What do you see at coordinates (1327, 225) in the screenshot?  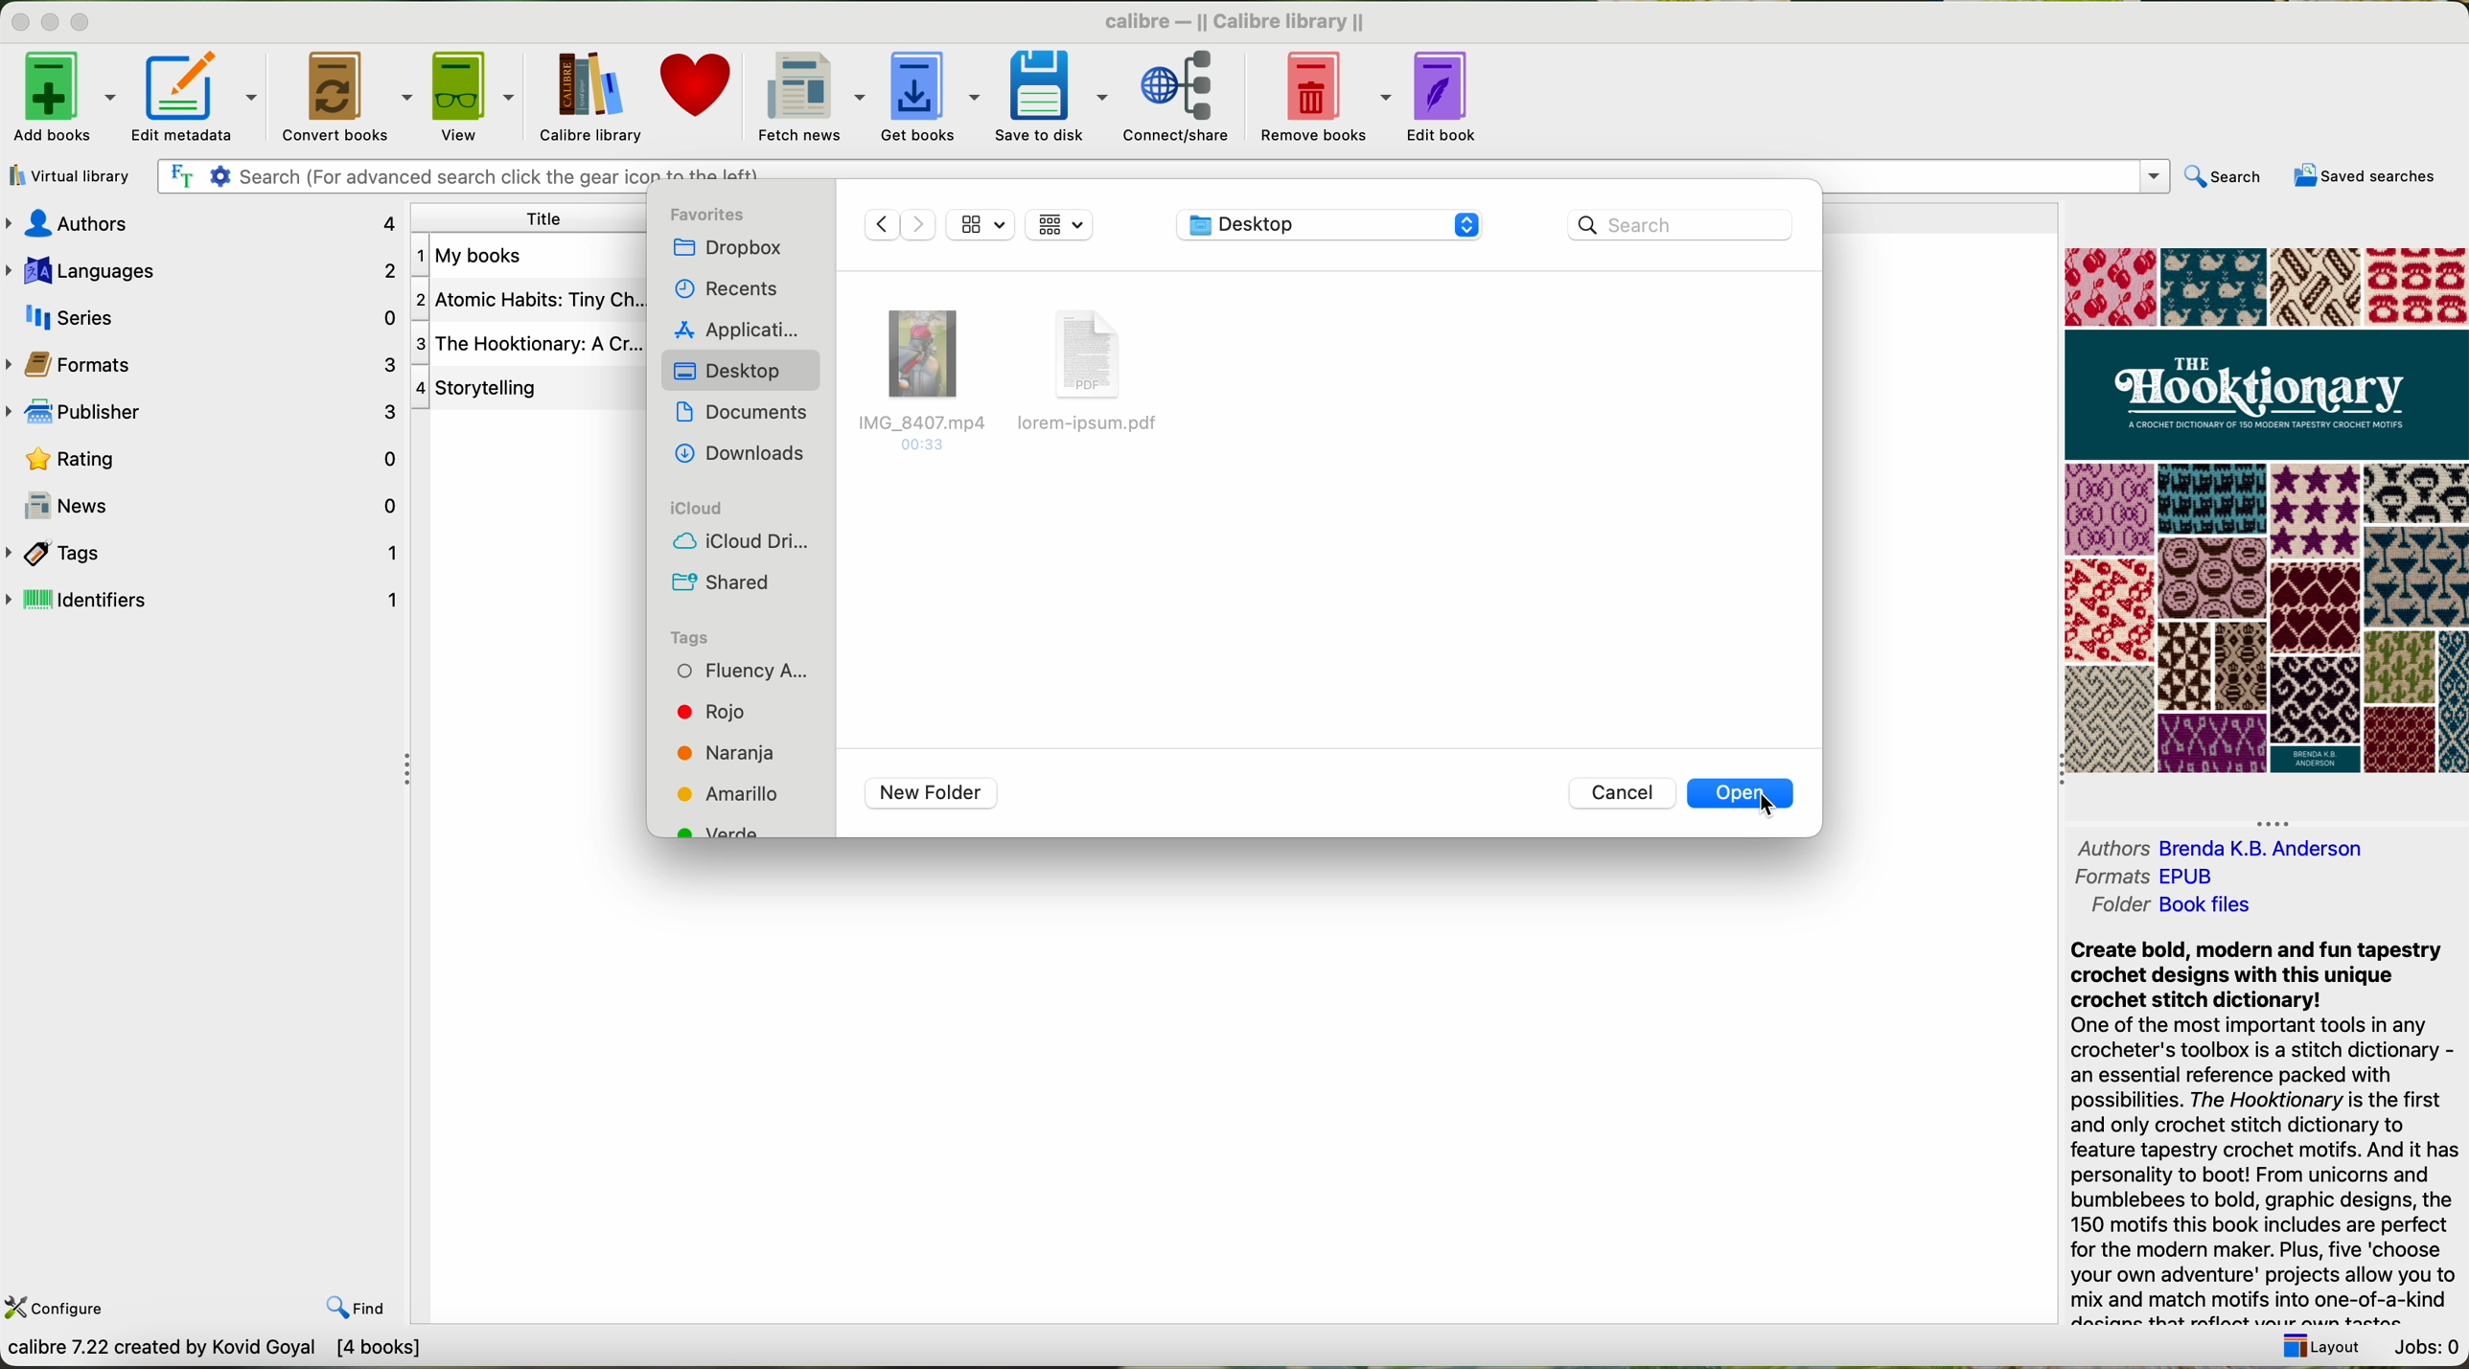 I see `location` at bounding box center [1327, 225].